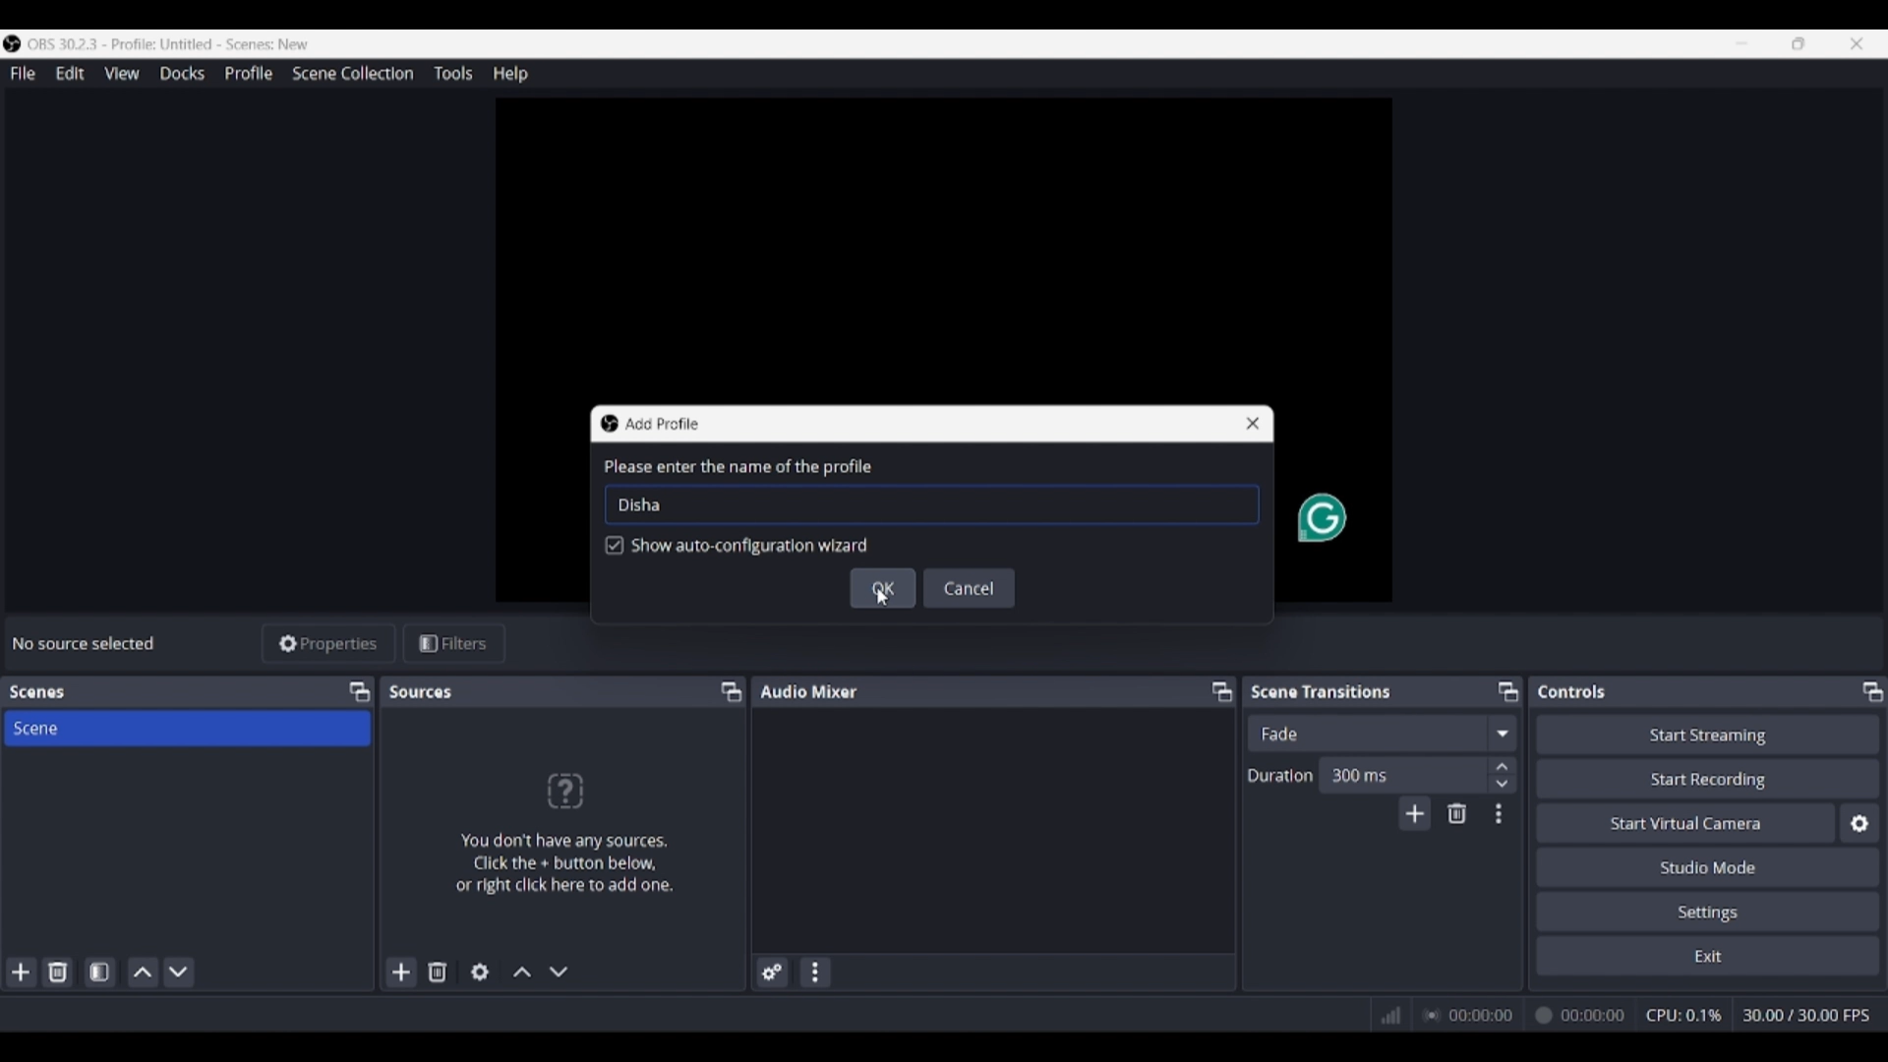 This screenshot has width=1888, height=1062. Describe the element at coordinates (1502, 733) in the screenshot. I see `Fade options` at that location.